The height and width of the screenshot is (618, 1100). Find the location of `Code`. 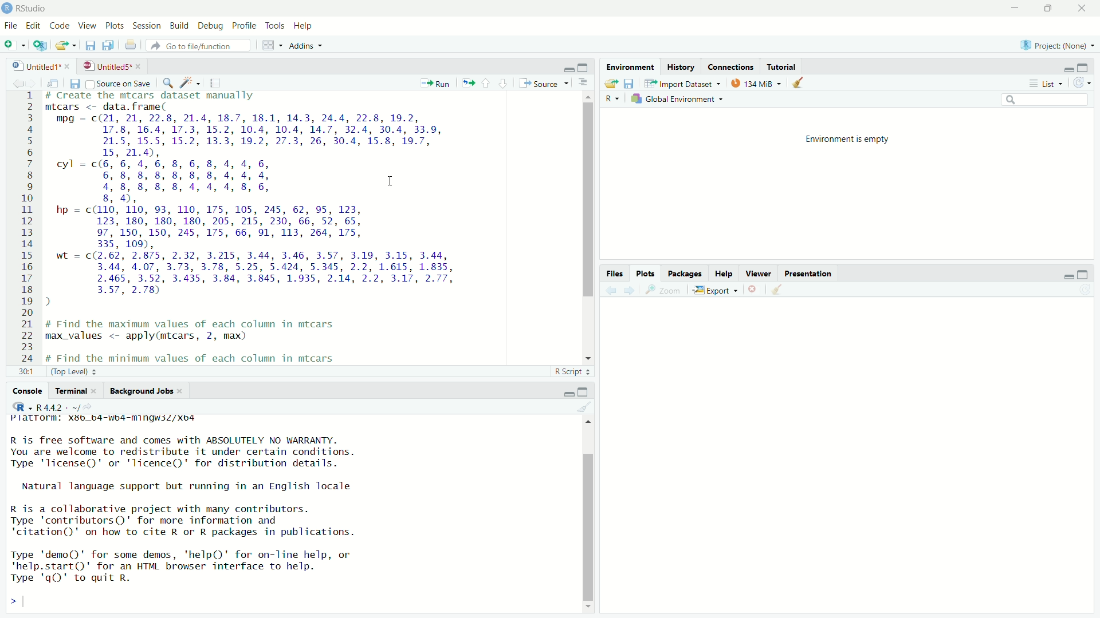

Code is located at coordinates (61, 26).